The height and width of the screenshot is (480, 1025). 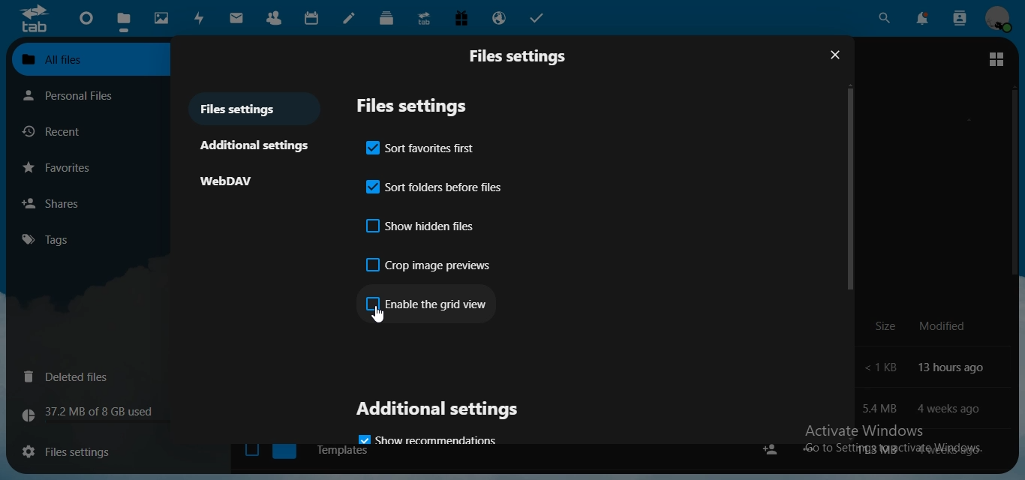 What do you see at coordinates (80, 58) in the screenshot?
I see `all files` at bounding box center [80, 58].